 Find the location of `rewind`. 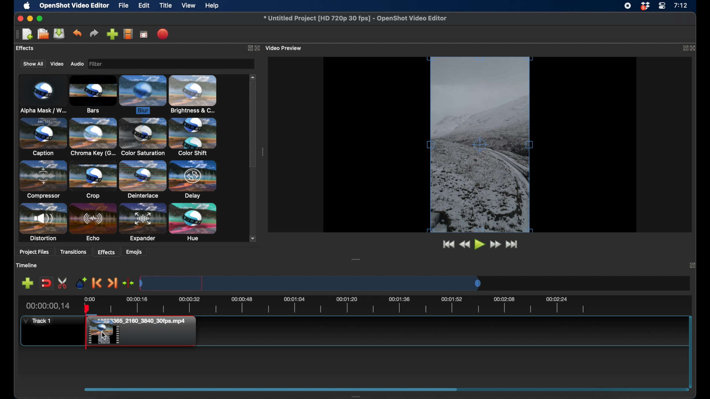

rewind is located at coordinates (465, 245).